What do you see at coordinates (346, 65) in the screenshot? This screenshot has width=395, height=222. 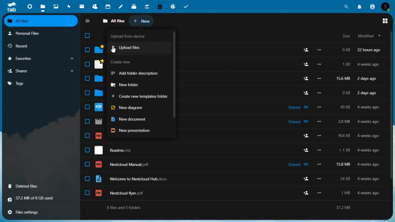 I see `1kb` at bounding box center [346, 65].